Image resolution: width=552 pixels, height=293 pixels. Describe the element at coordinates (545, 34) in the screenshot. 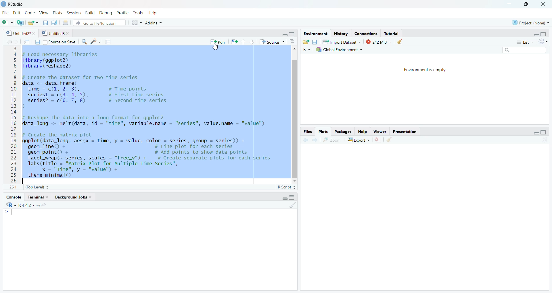

I see `Maximize` at that location.